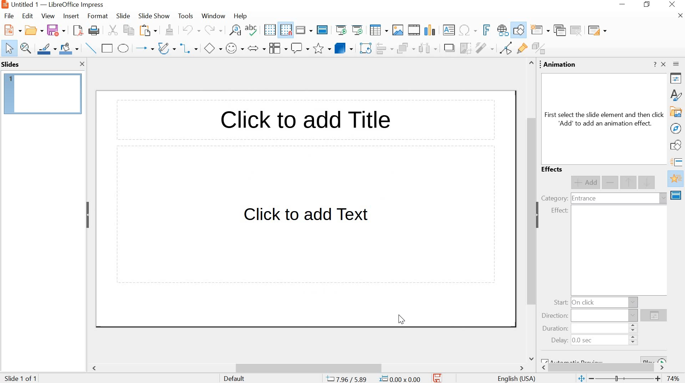 The height and width of the screenshot is (383, 685). Describe the element at coordinates (676, 112) in the screenshot. I see `gallery` at that location.